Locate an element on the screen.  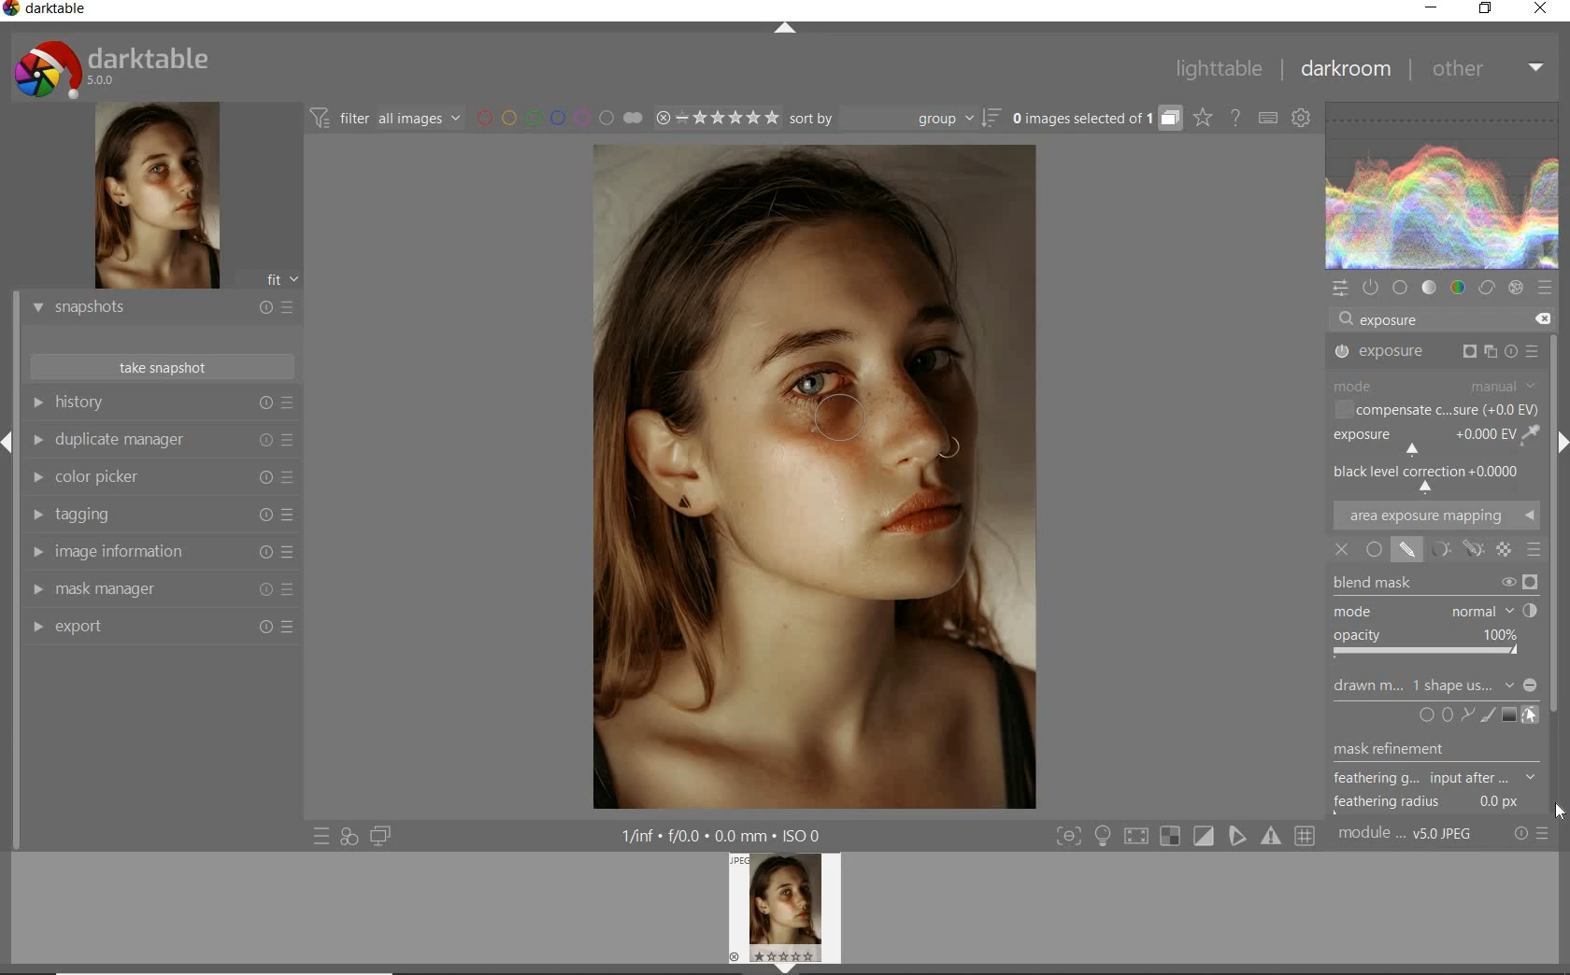
other is located at coordinates (1484, 70).